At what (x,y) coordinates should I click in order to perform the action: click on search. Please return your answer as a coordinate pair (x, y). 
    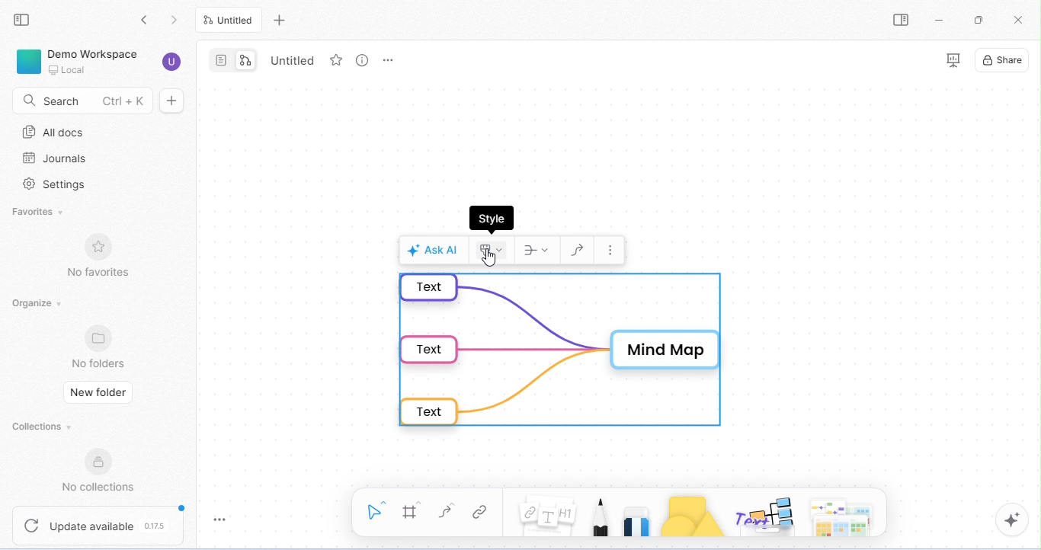
    Looking at the image, I should click on (79, 99).